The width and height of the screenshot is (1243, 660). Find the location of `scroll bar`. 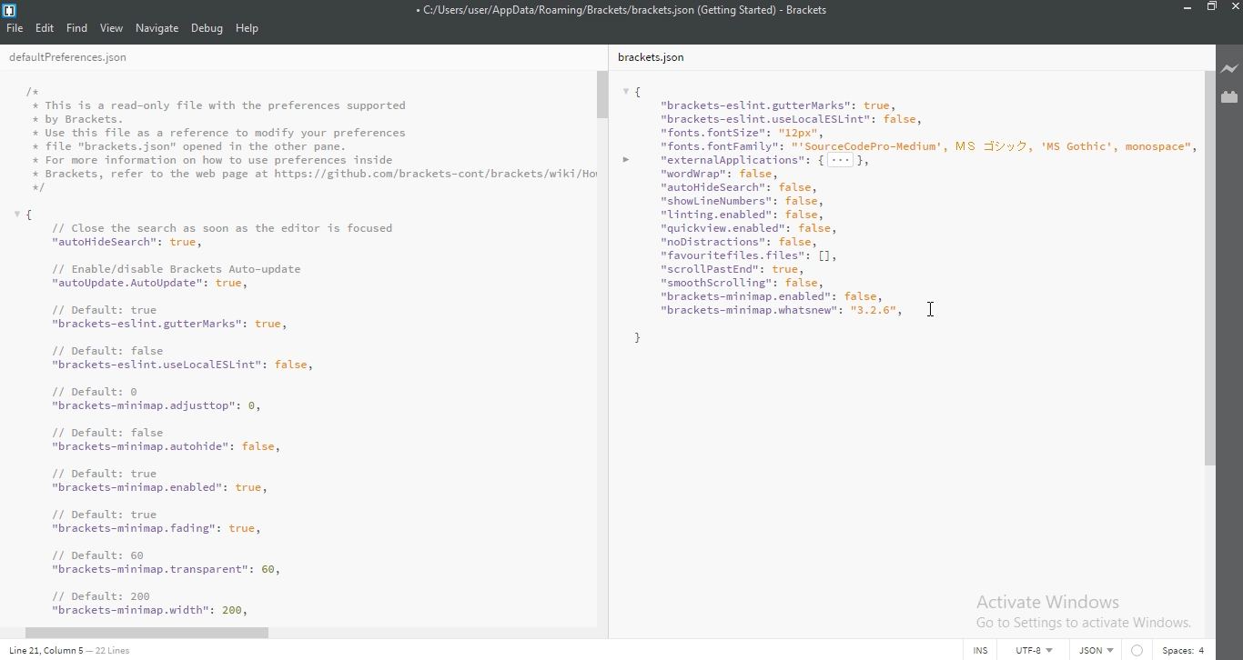

scroll bar is located at coordinates (603, 95).